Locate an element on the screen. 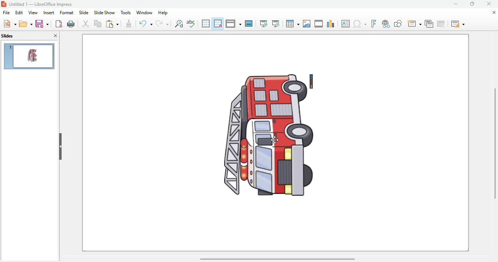 This screenshot has height=262, width=498. close pane is located at coordinates (55, 35).